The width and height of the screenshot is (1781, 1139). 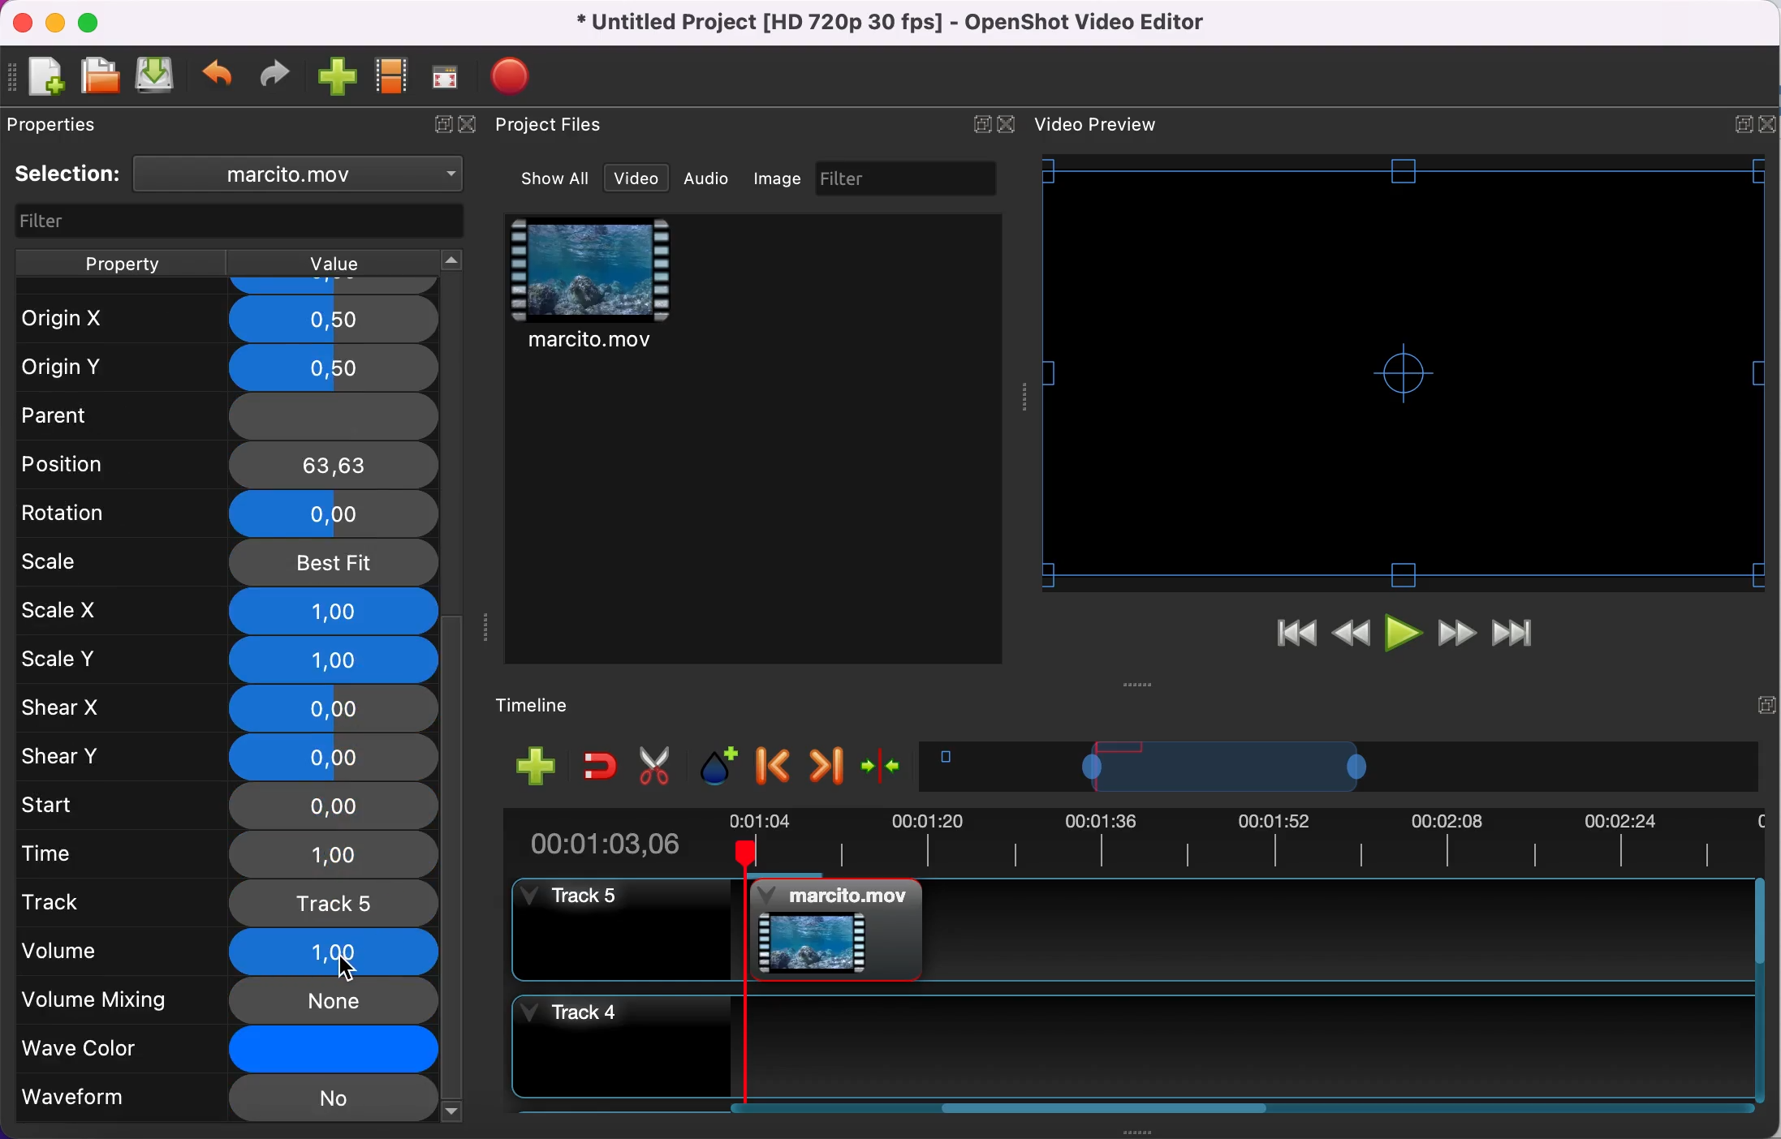 What do you see at coordinates (234, 662) in the screenshot?
I see `scale y 1` at bounding box center [234, 662].